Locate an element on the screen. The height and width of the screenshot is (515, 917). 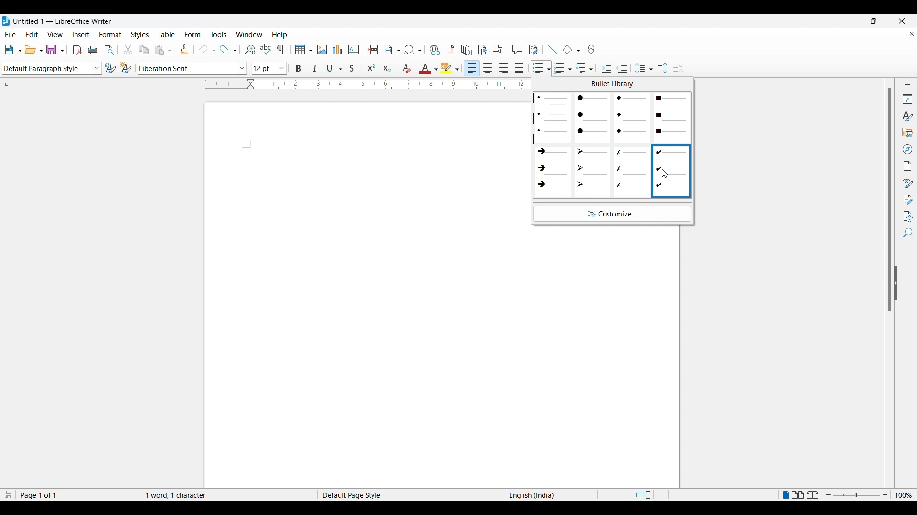
Help is located at coordinates (280, 33).